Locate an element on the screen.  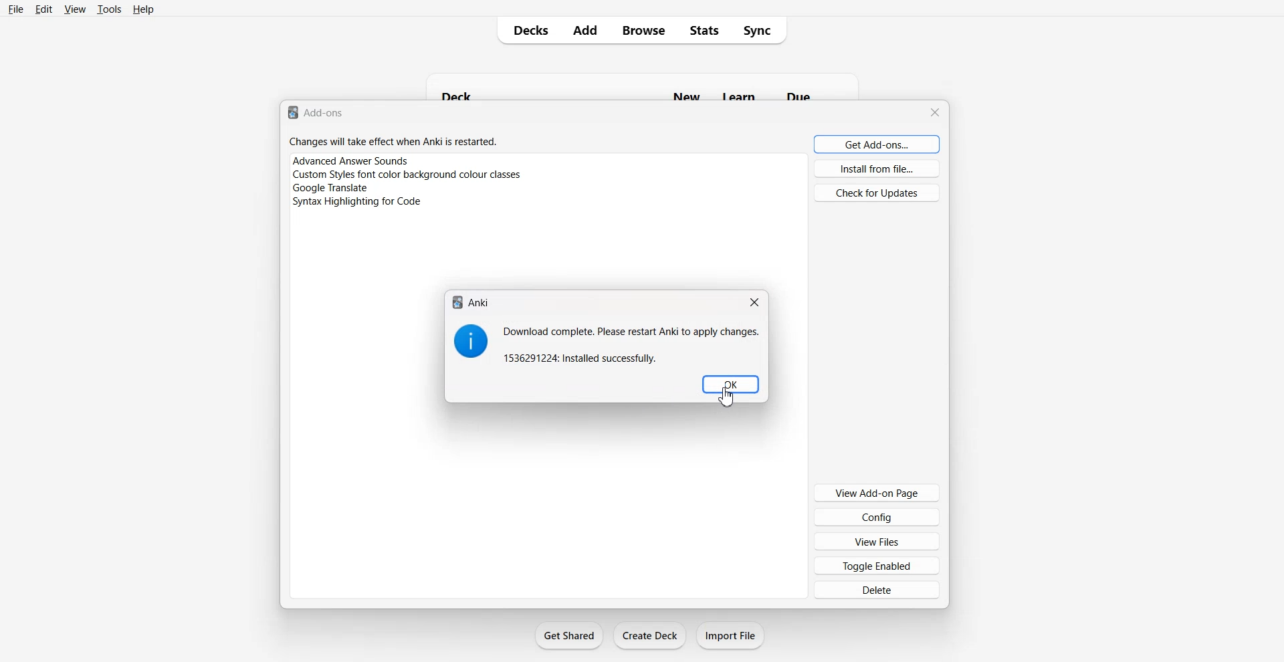
Close is located at coordinates (936, 112).